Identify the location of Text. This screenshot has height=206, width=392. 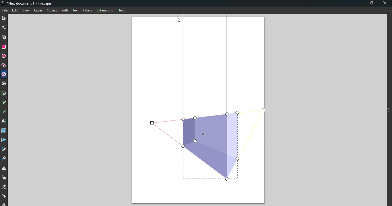
(76, 11).